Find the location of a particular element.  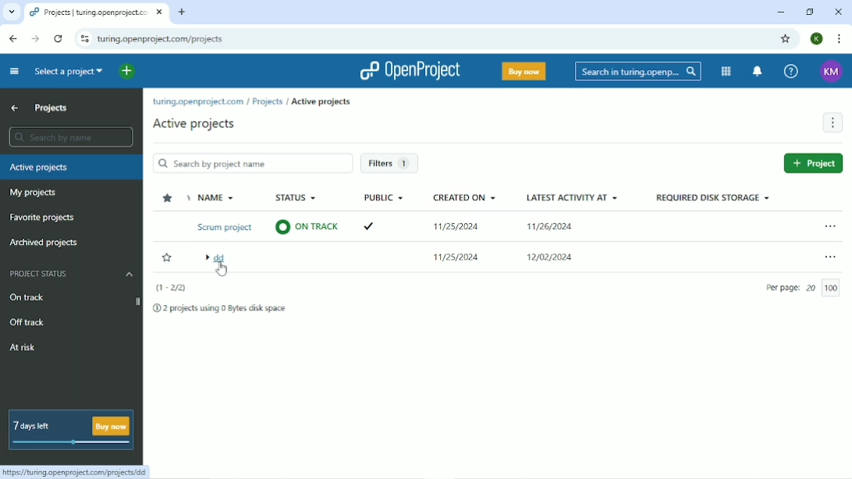

Search is located at coordinates (637, 72).